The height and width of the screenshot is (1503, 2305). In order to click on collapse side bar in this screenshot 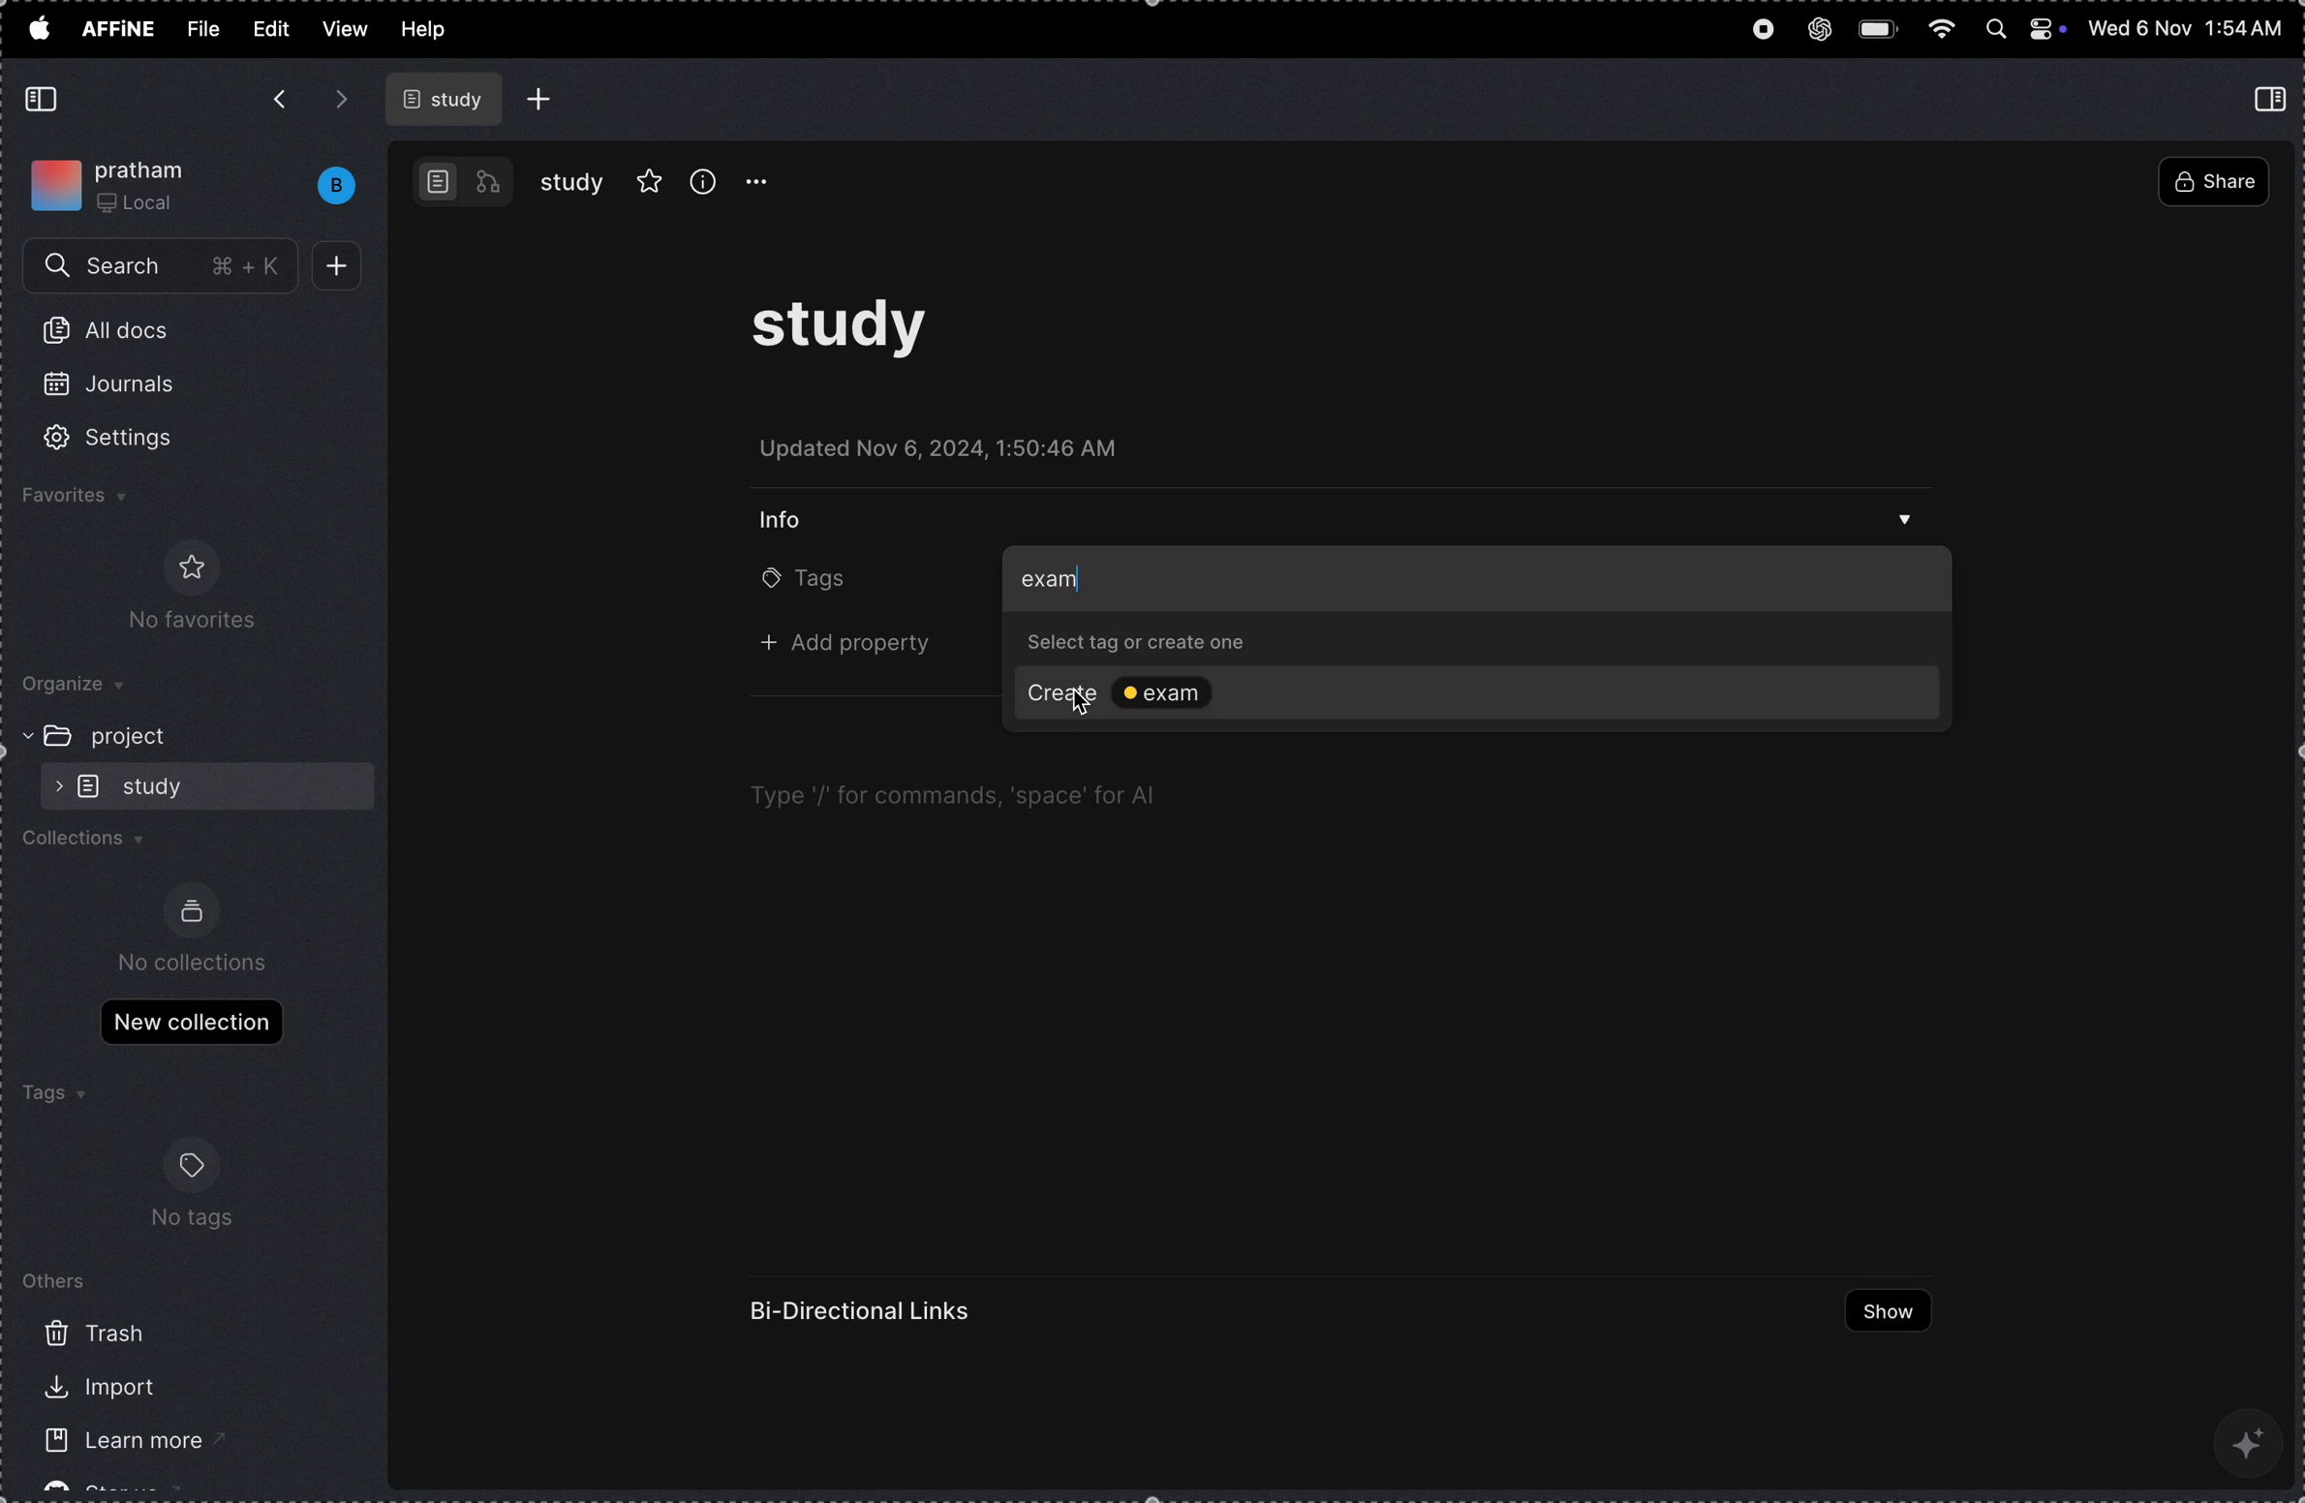, I will do `click(2274, 98)`.